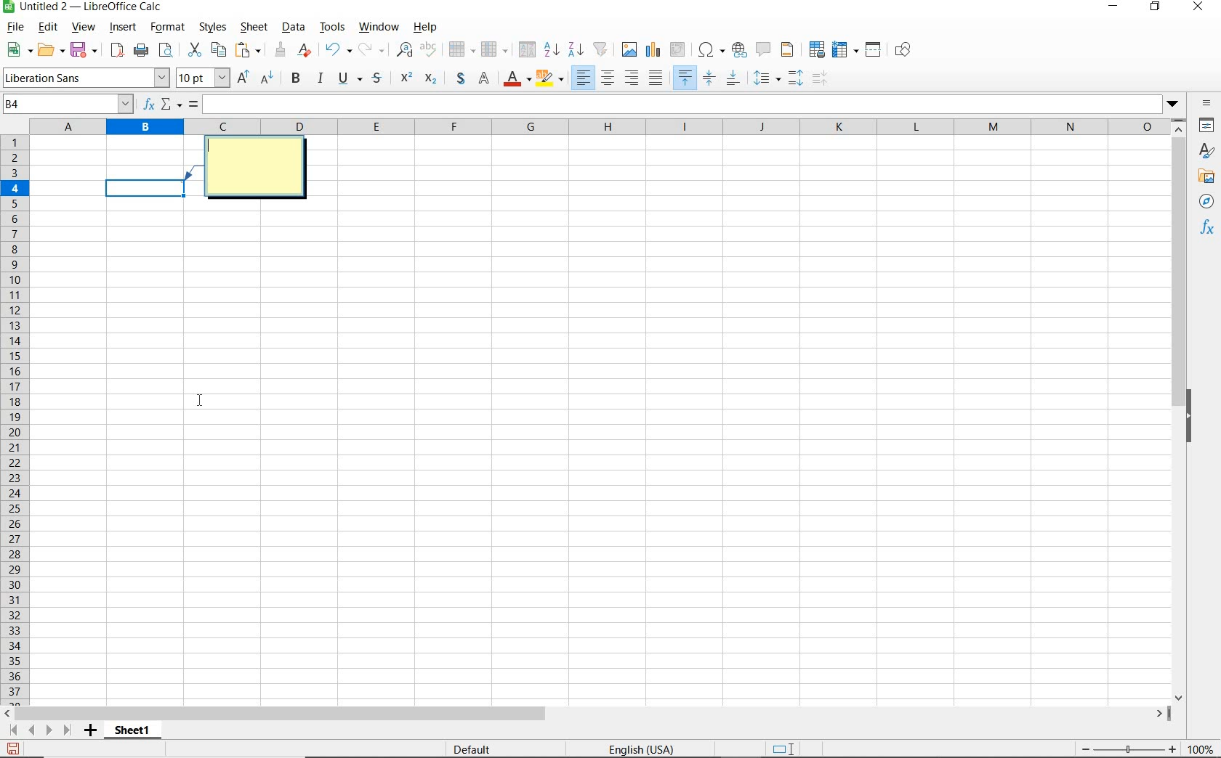 The height and width of the screenshot is (758, 1221). Describe the element at coordinates (1209, 227) in the screenshot. I see `functions` at that location.